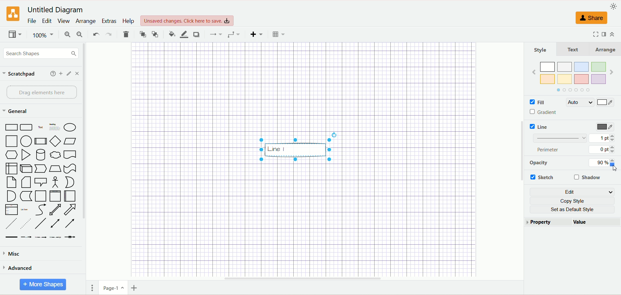 The width and height of the screenshot is (621, 295). Describe the element at coordinates (69, 224) in the screenshot. I see `Directional Arrow` at that location.